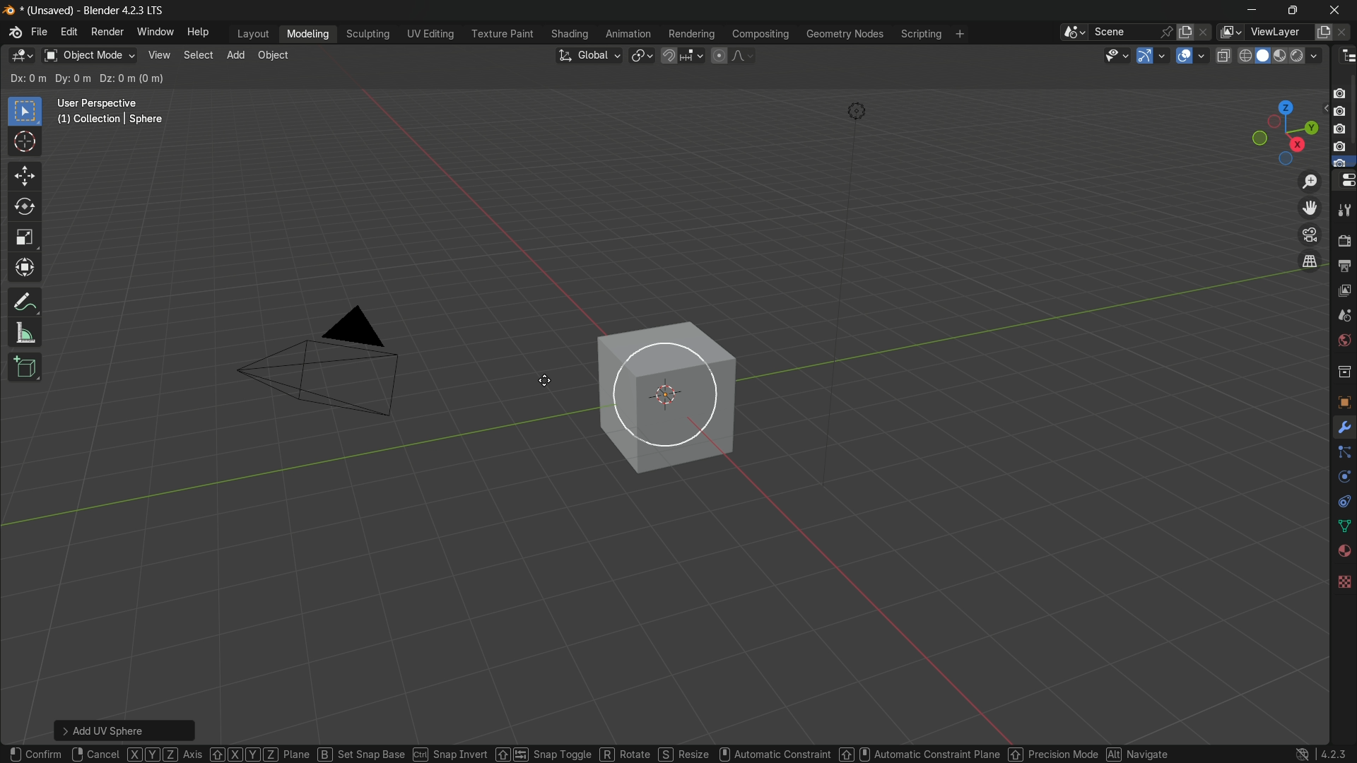 Image resolution: width=1357 pixels, height=763 pixels. Describe the element at coordinates (25, 300) in the screenshot. I see `annotate` at that location.